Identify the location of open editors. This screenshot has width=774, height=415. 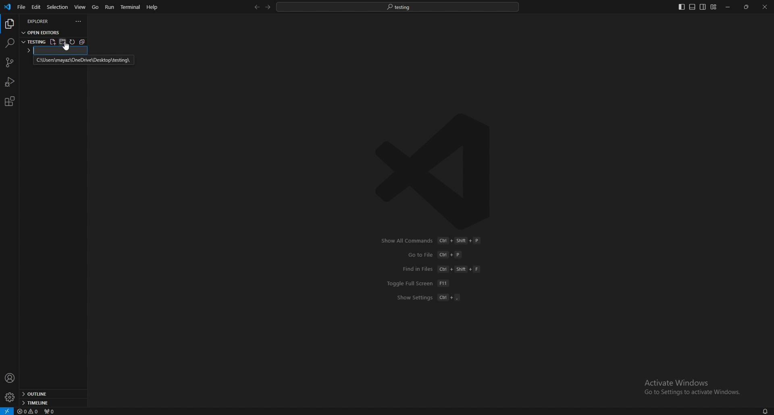
(42, 32).